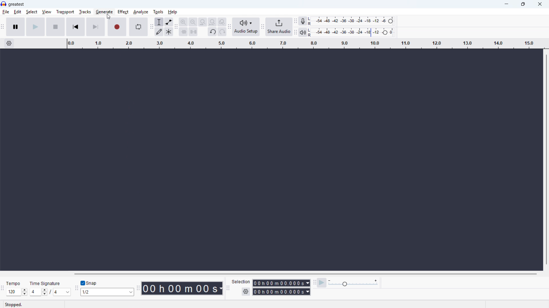 This screenshot has width=549, height=308. What do you see at coordinates (295, 21) in the screenshot?
I see `recording meter toolbar` at bounding box center [295, 21].